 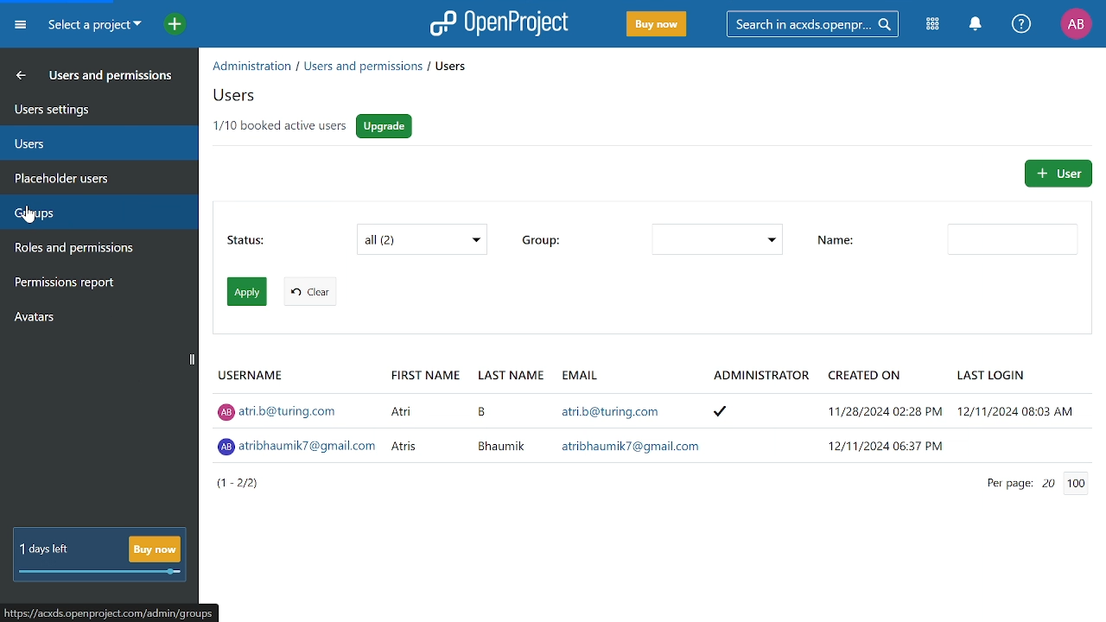 What do you see at coordinates (306, 292) in the screenshot?
I see `Clear` at bounding box center [306, 292].